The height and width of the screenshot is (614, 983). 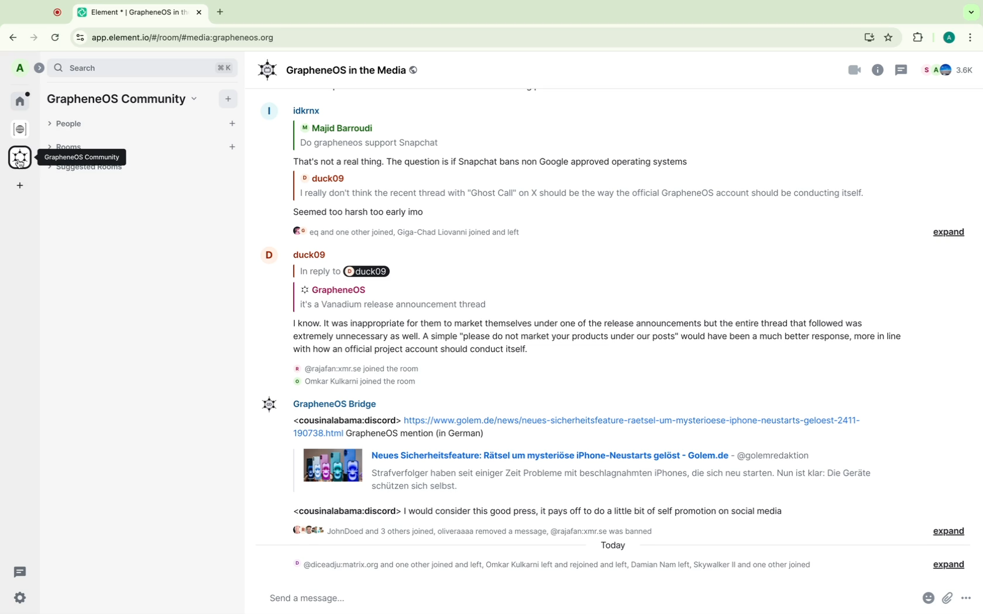 I want to click on recording, so click(x=58, y=13).